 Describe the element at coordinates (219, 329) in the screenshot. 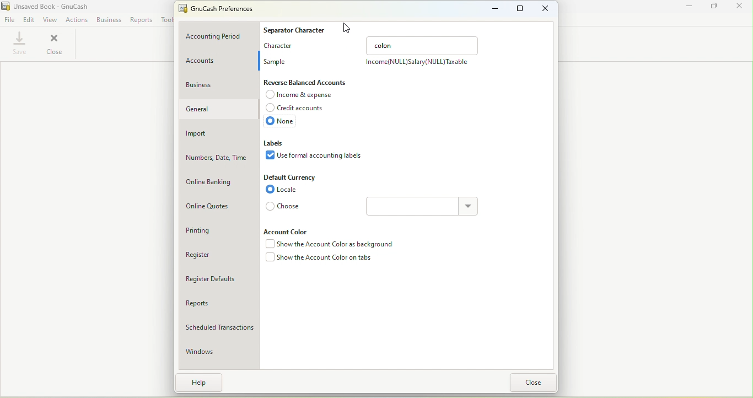

I see `Scheduled transactions` at that location.